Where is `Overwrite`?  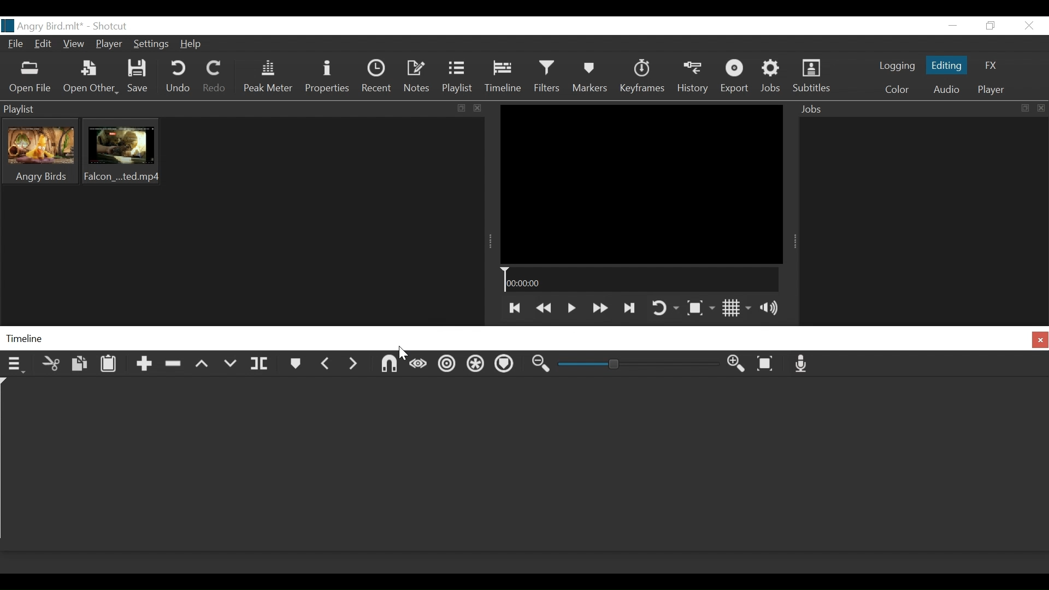 Overwrite is located at coordinates (231, 365).